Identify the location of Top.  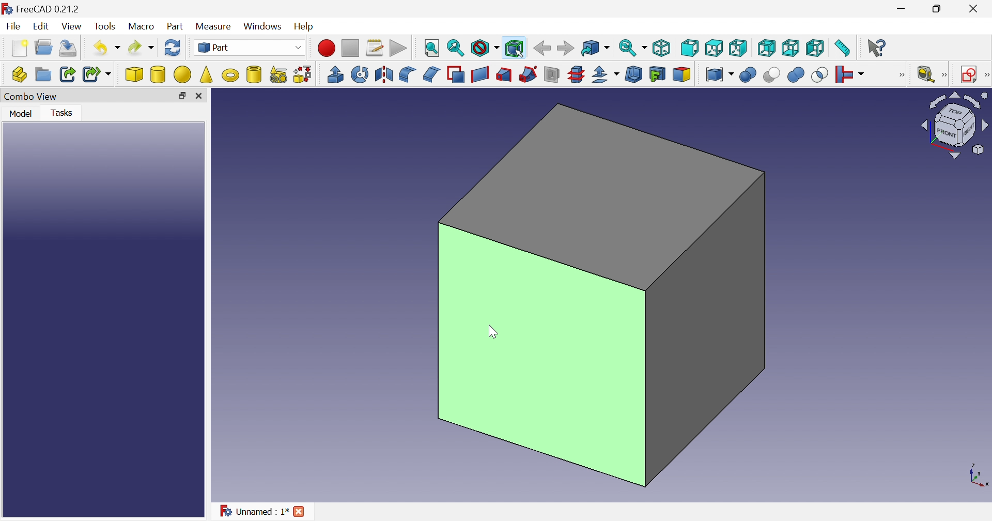
(715, 49).